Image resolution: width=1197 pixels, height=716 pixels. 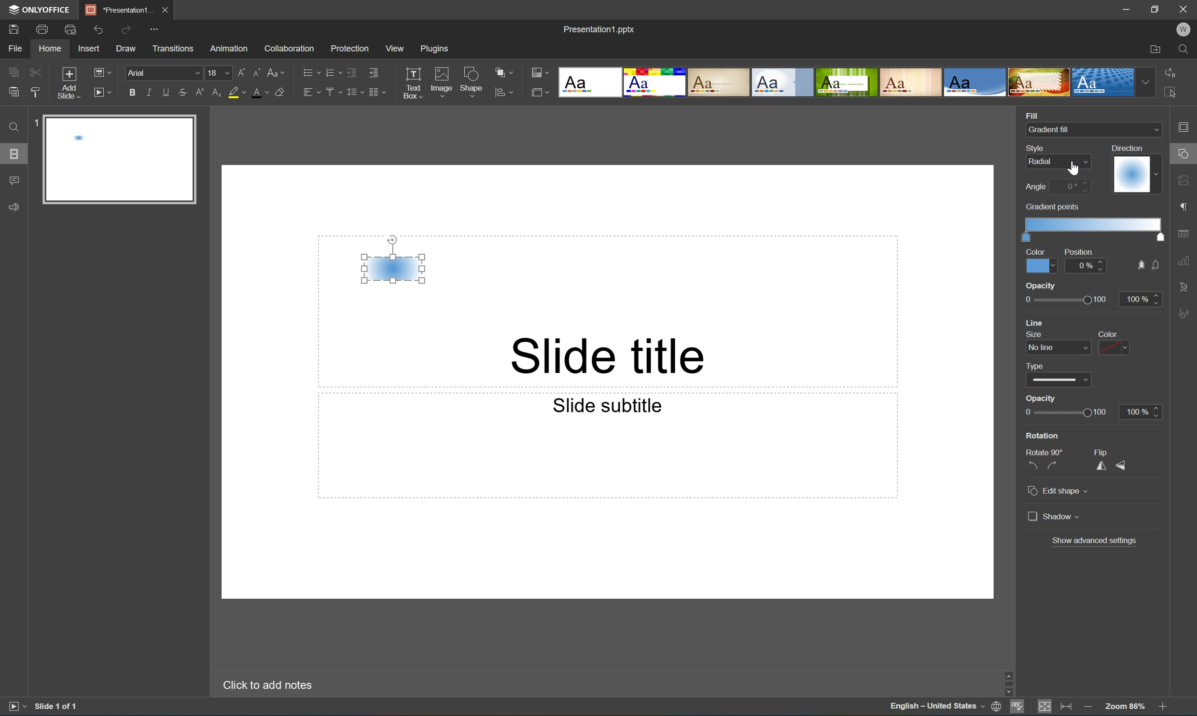 I want to click on Text Box, so click(x=412, y=83).